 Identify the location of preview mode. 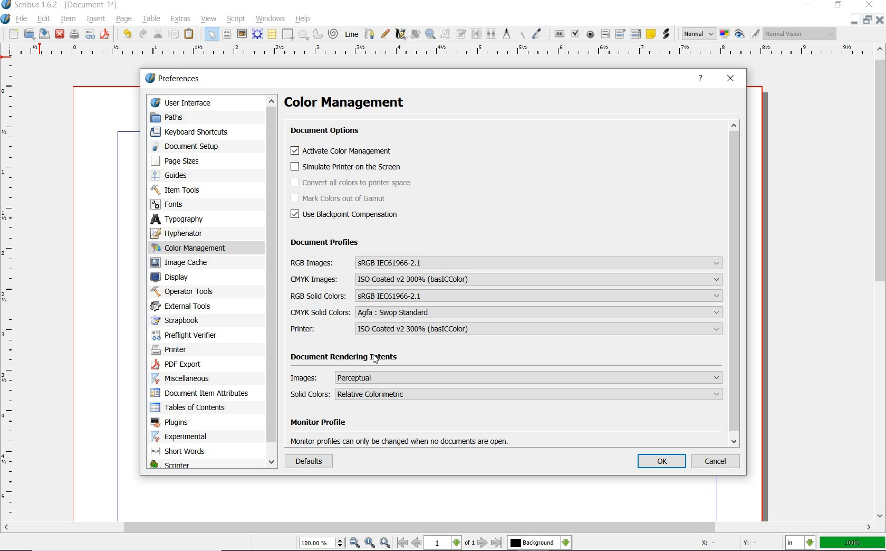
(747, 35).